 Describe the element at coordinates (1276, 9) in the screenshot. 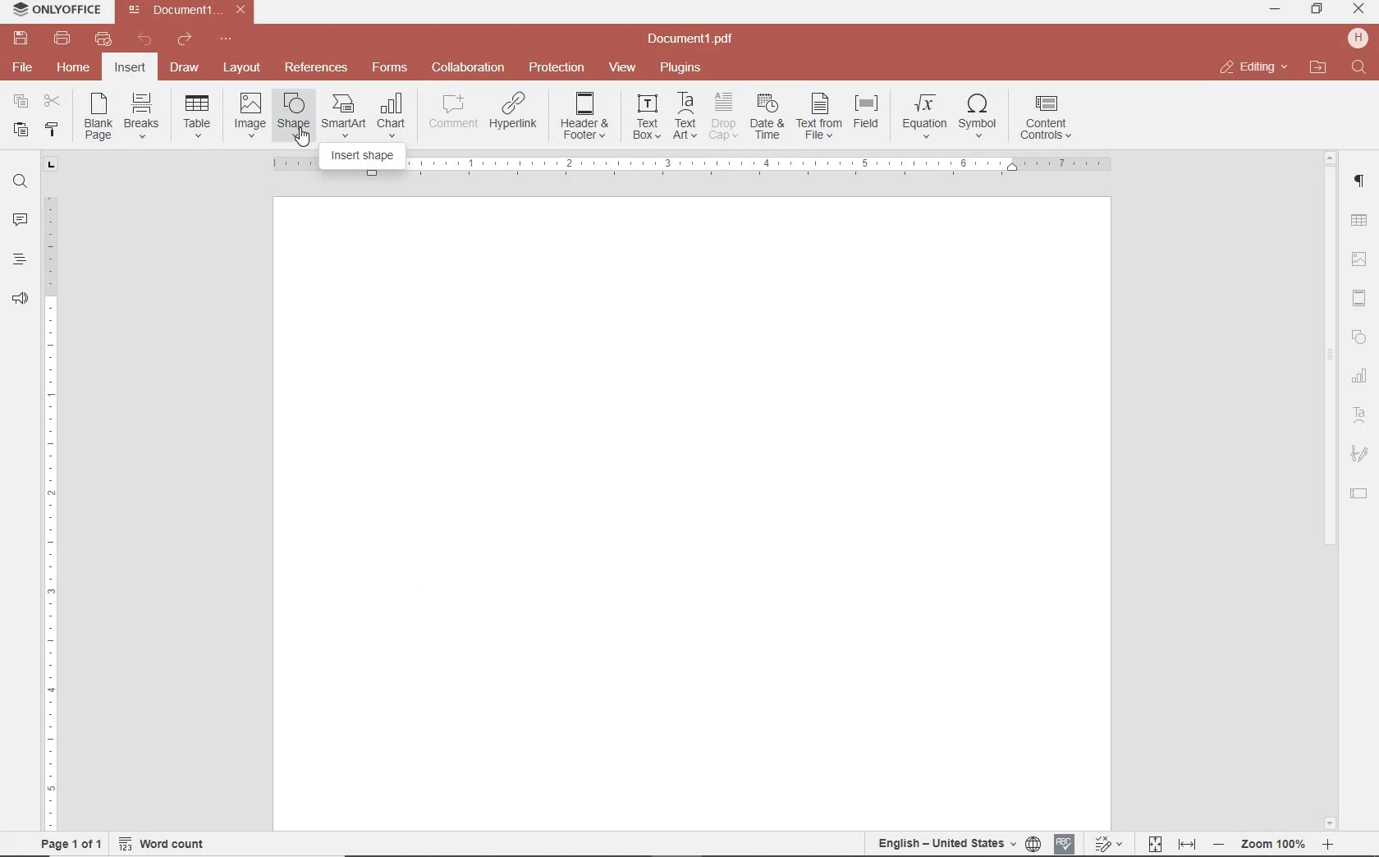

I see `minimize` at that location.